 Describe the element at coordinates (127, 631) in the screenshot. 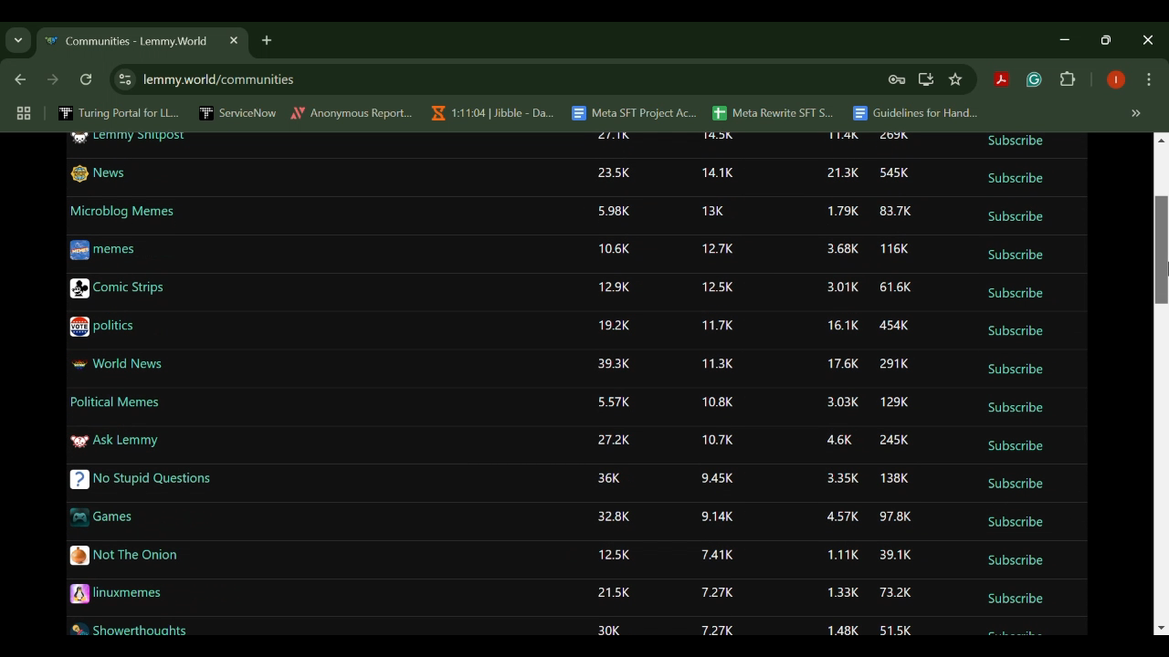

I see `Showerthoughts` at that location.